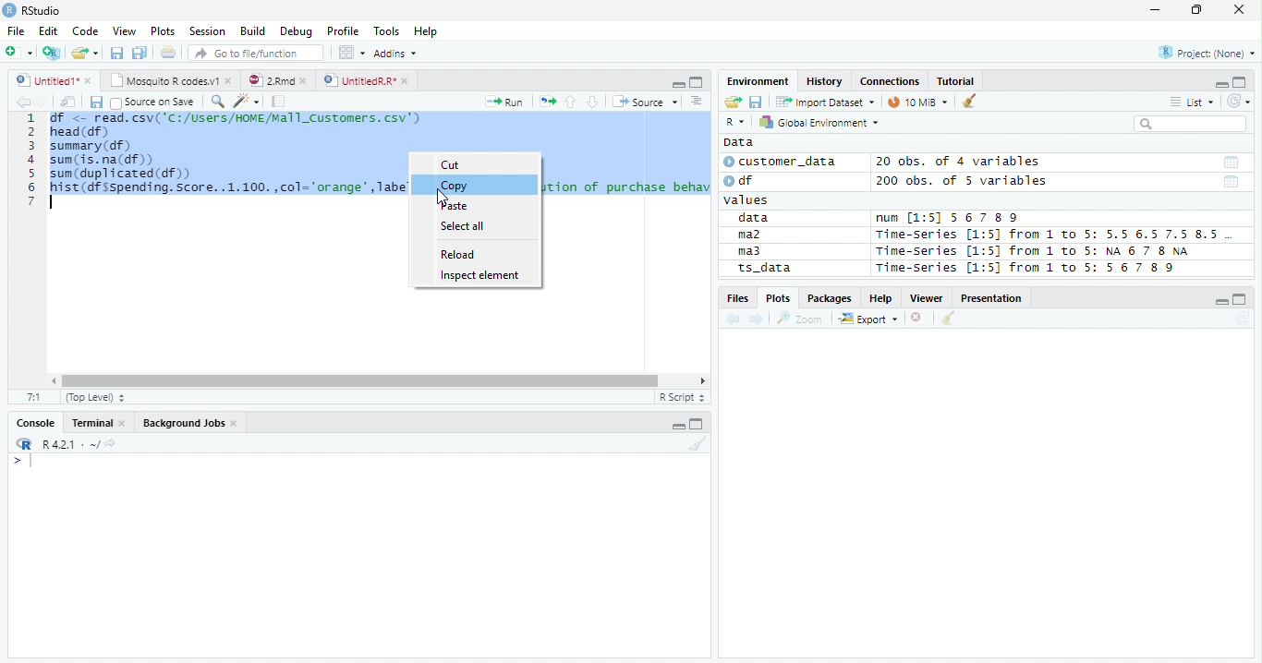 This screenshot has height=663, width=1262. I want to click on Previous, so click(20, 102).